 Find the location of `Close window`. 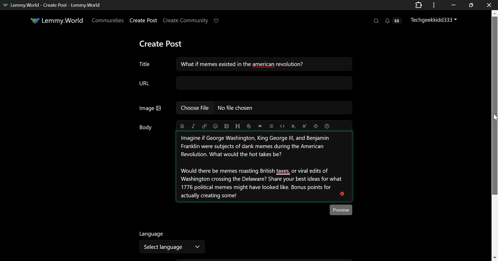

Close window is located at coordinates (490, 5).